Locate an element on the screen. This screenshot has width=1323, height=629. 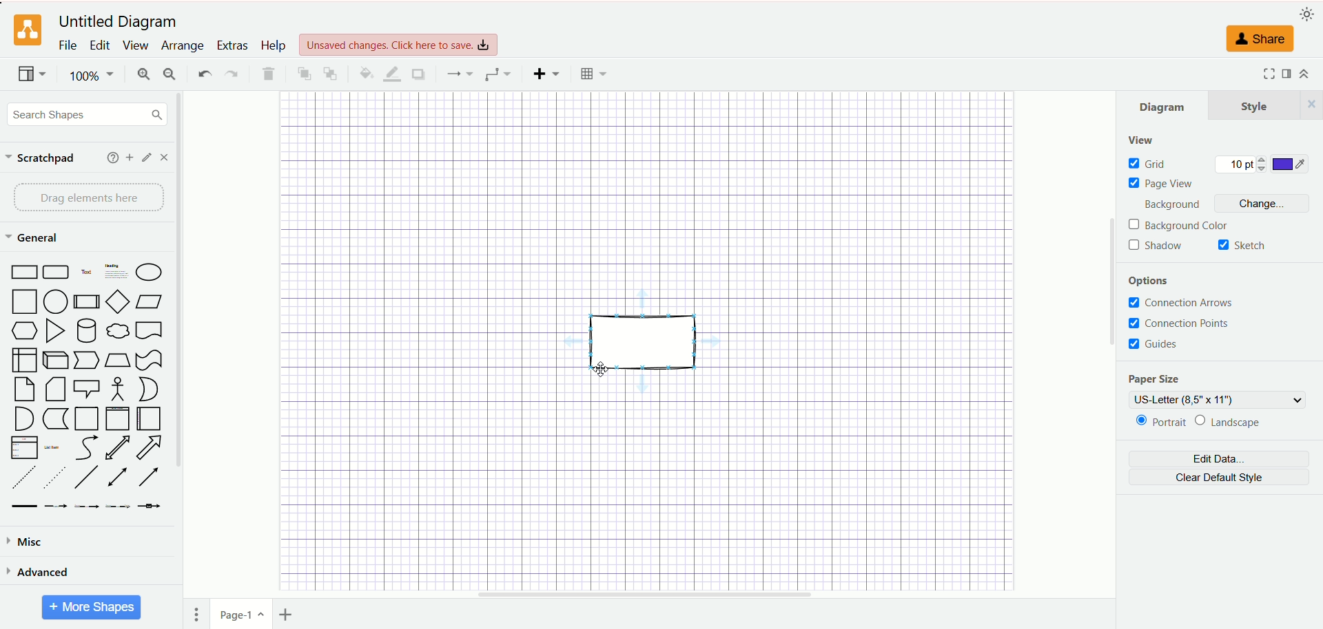
table is located at coordinates (595, 75).